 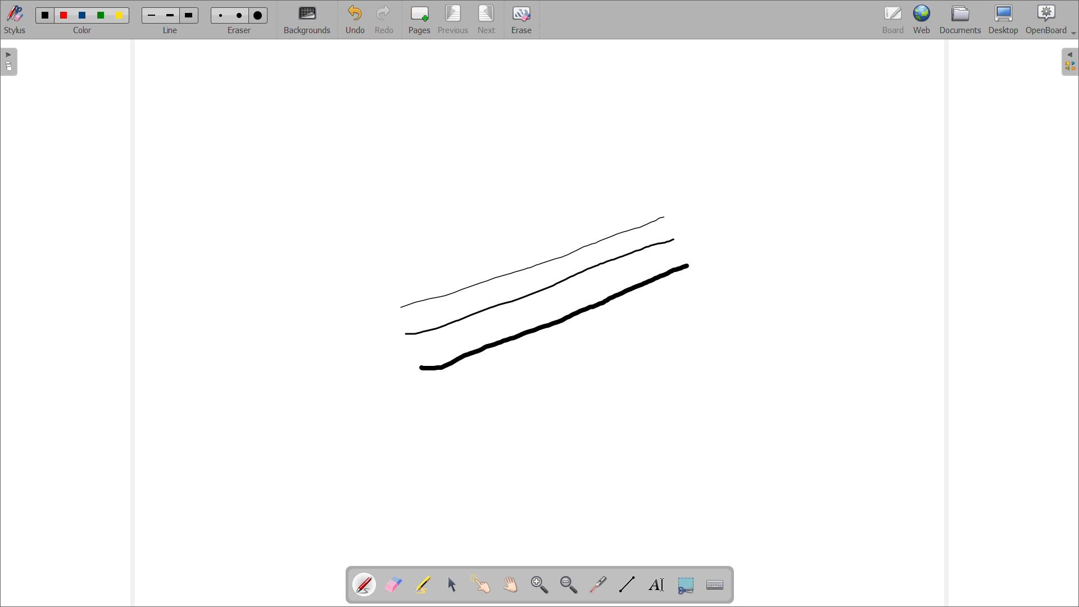 I want to click on open pages view, so click(x=10, y=62).